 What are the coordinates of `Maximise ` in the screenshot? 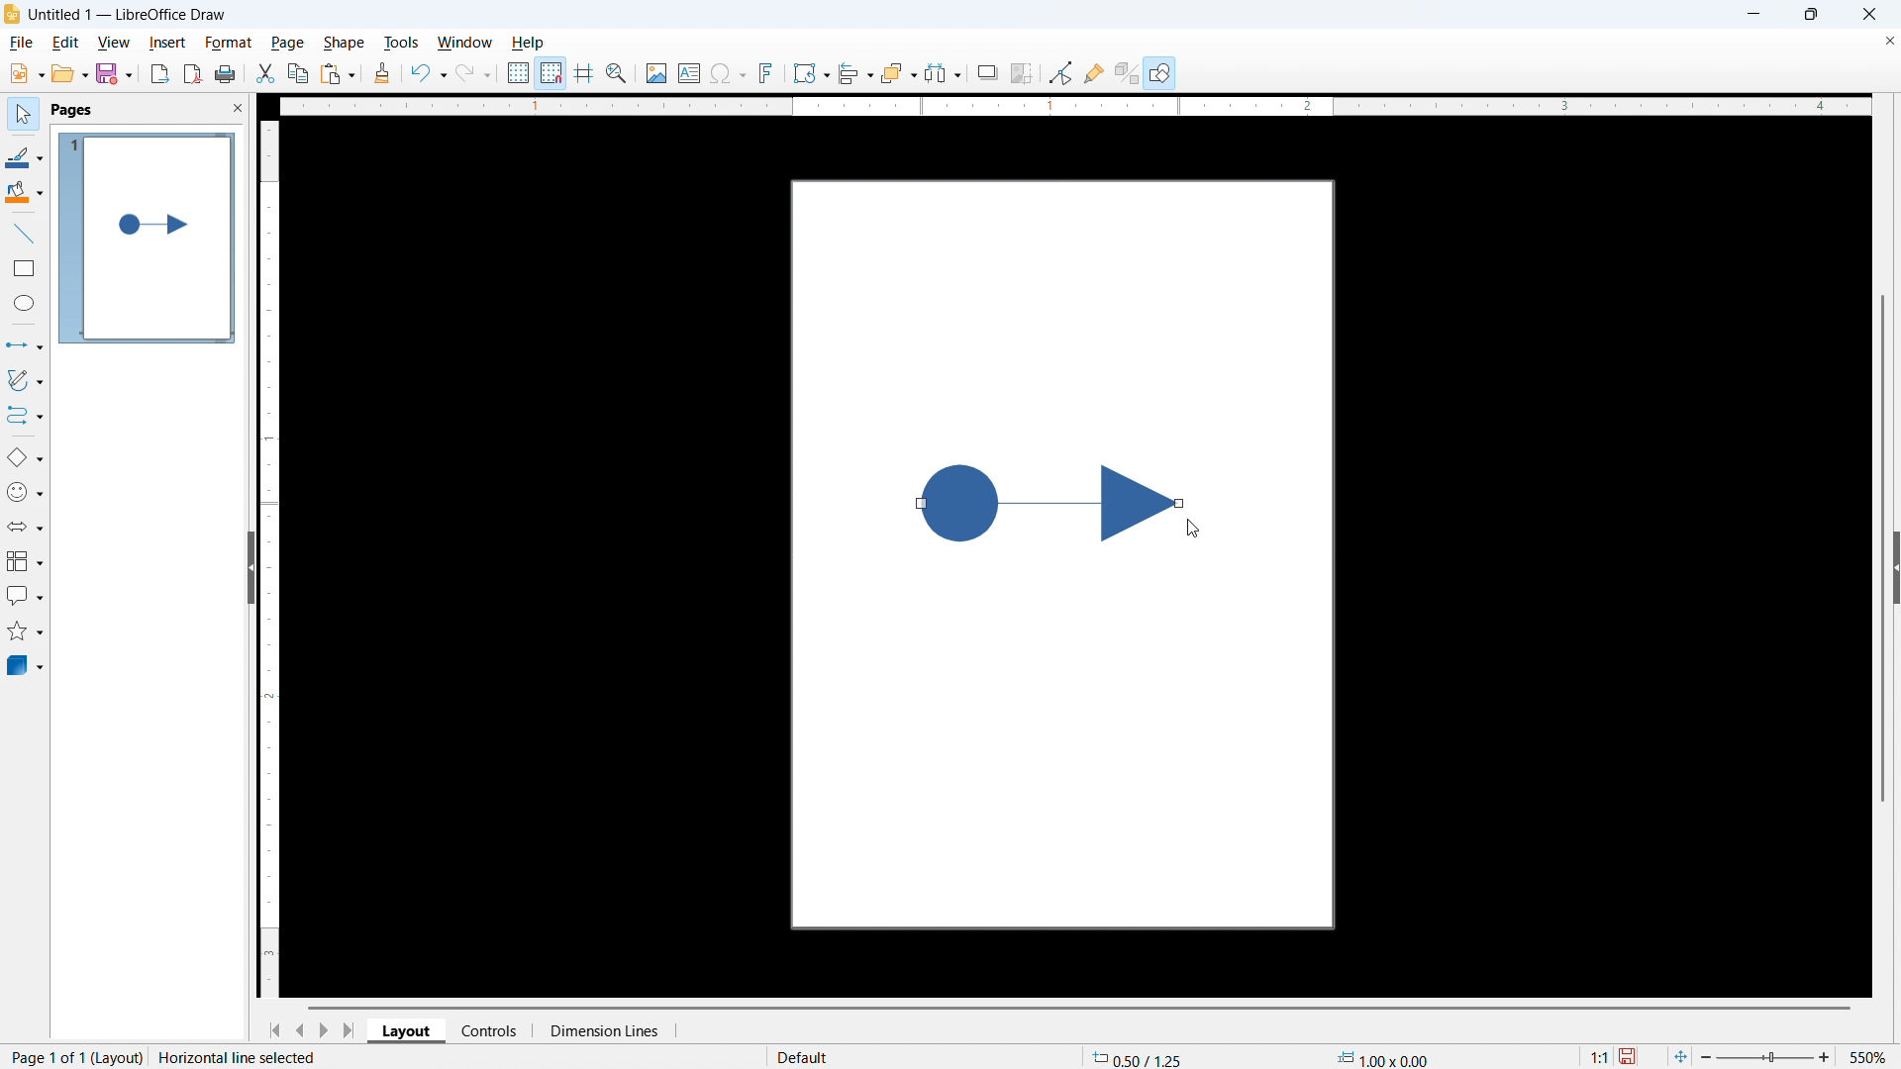 It's located at (1812, 14).